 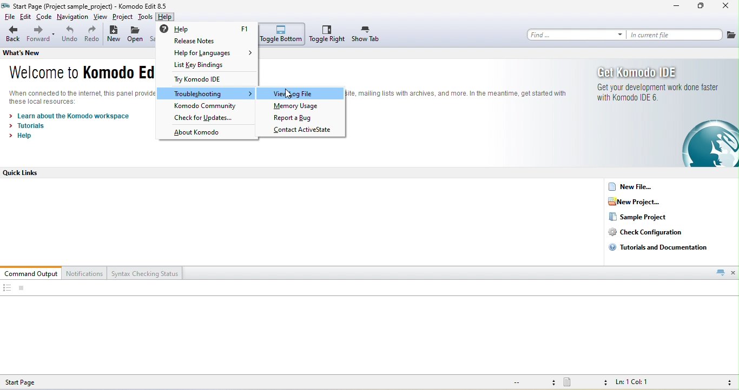 I want to click on sample project, so click(x=638, y=217).